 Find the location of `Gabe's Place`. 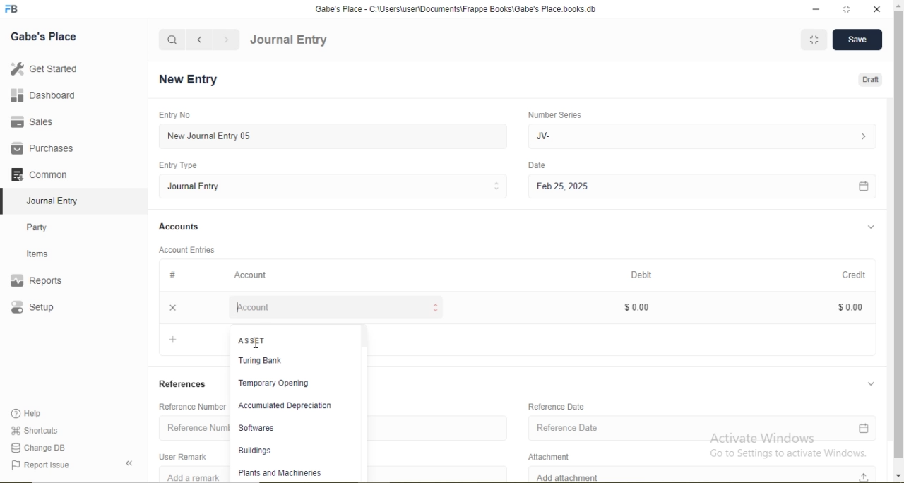

Gabe's Place is located at coordinates (45, 36).